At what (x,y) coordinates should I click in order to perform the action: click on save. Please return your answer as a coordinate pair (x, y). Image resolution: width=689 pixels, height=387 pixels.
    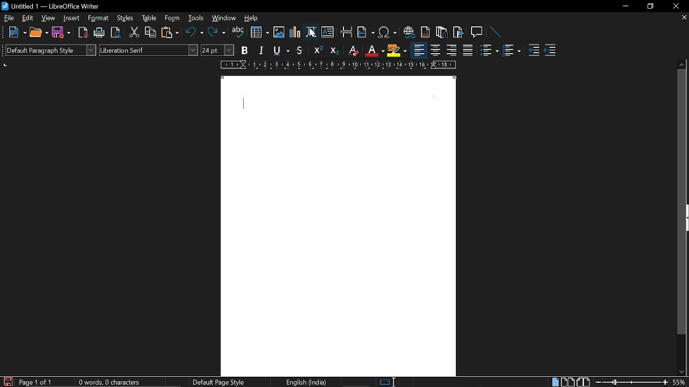
    Looking at the image, I should click on (8, 381).